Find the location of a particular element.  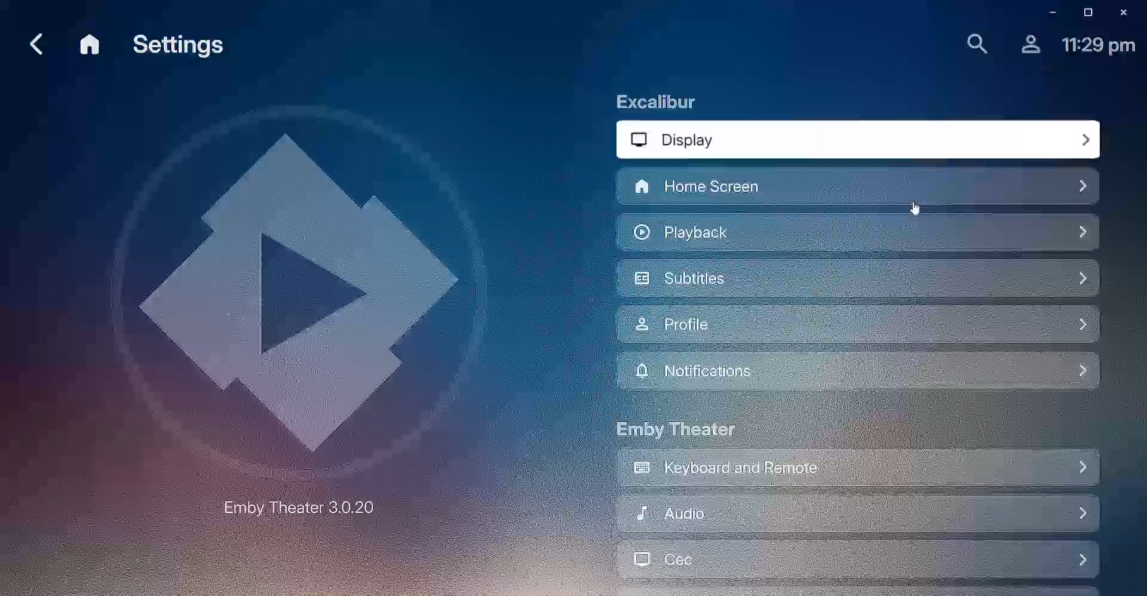

Emby Theater is located at coordinates (680, 428).